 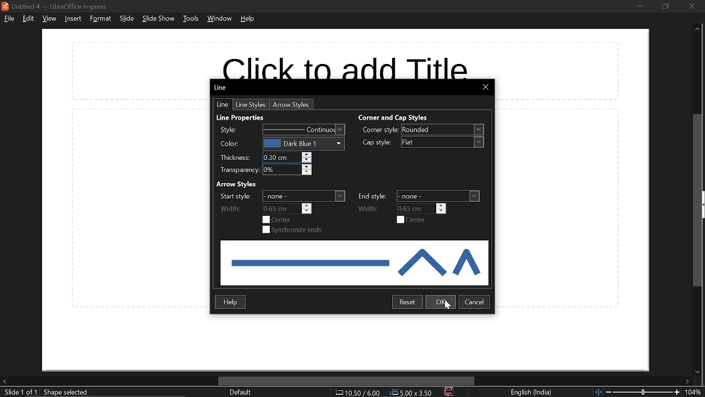 What do you see at coordinates (448, 304) in the screenshot?
I see `Cursor` at bounding box center [448, 304].